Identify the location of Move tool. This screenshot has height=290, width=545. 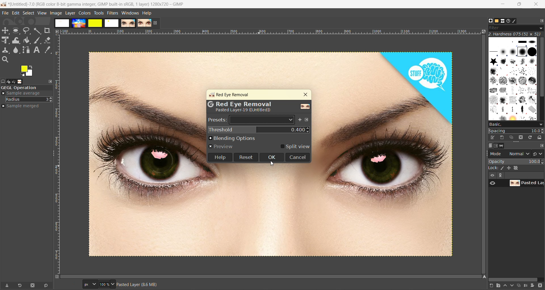
(6, 30).